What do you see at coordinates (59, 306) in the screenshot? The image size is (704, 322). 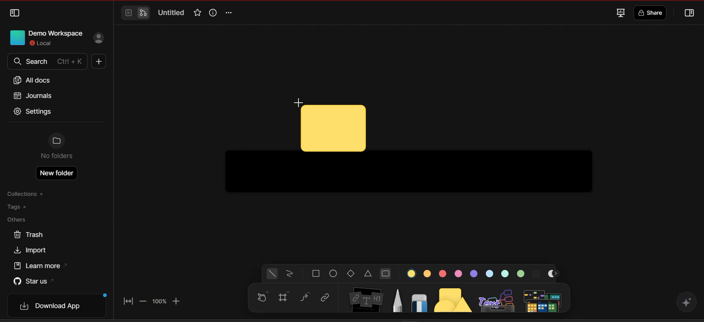 I see `download app` at bounding box center [59, 306].